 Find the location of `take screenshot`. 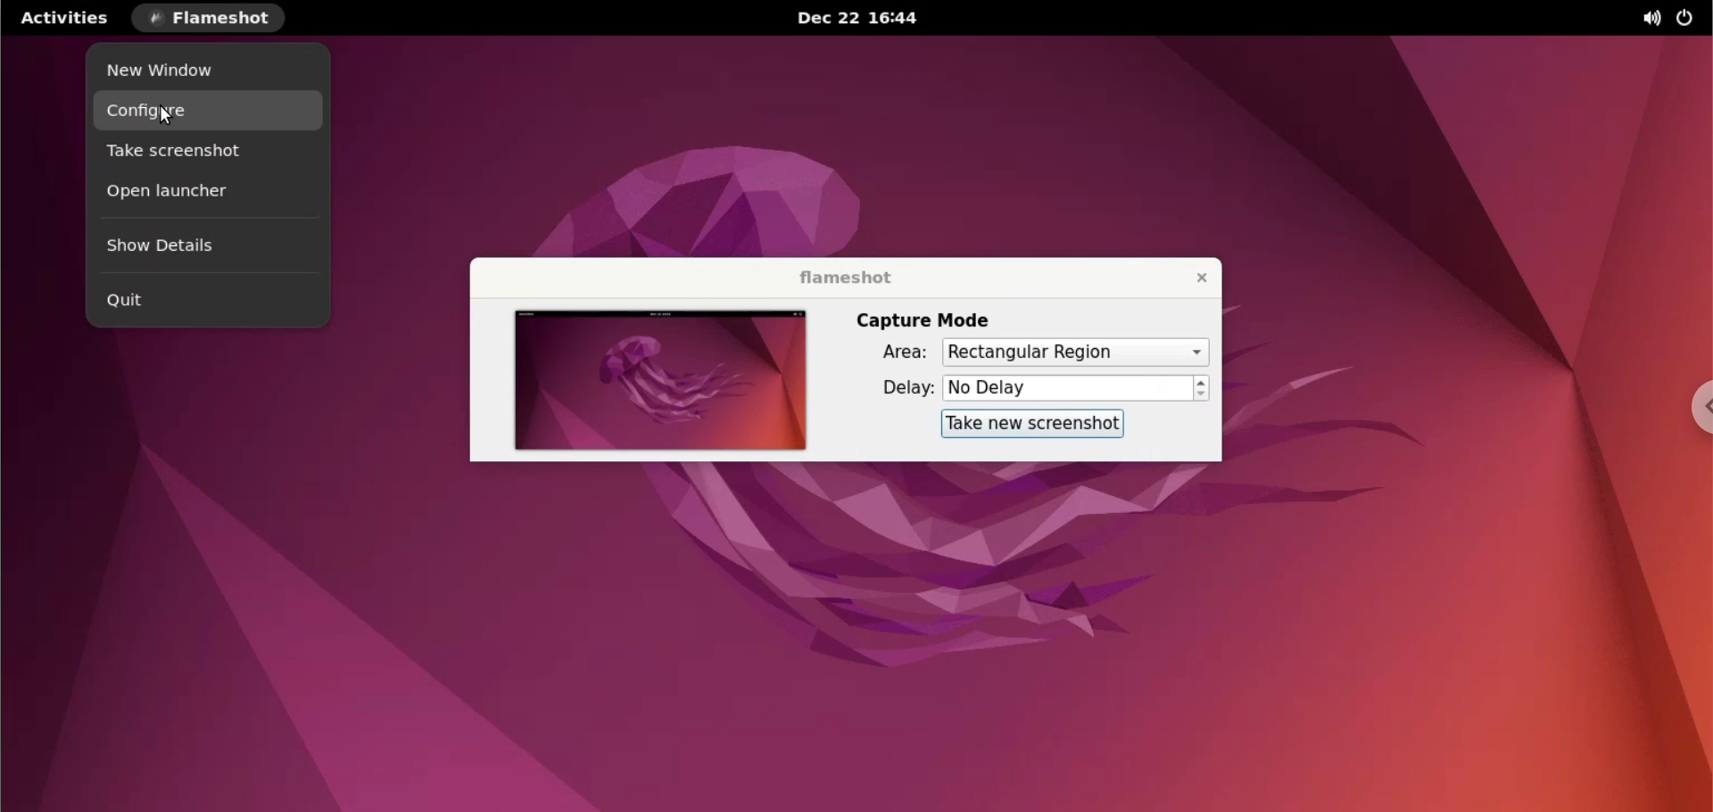

take screenshot is located at coordinates (206, 155).